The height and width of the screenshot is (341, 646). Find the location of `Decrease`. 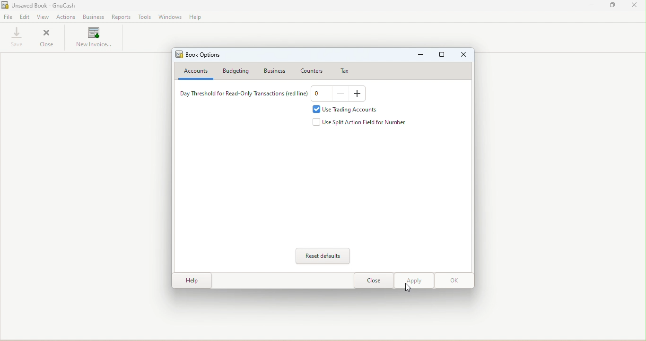

Decrease is located at coordinates (341, 94).